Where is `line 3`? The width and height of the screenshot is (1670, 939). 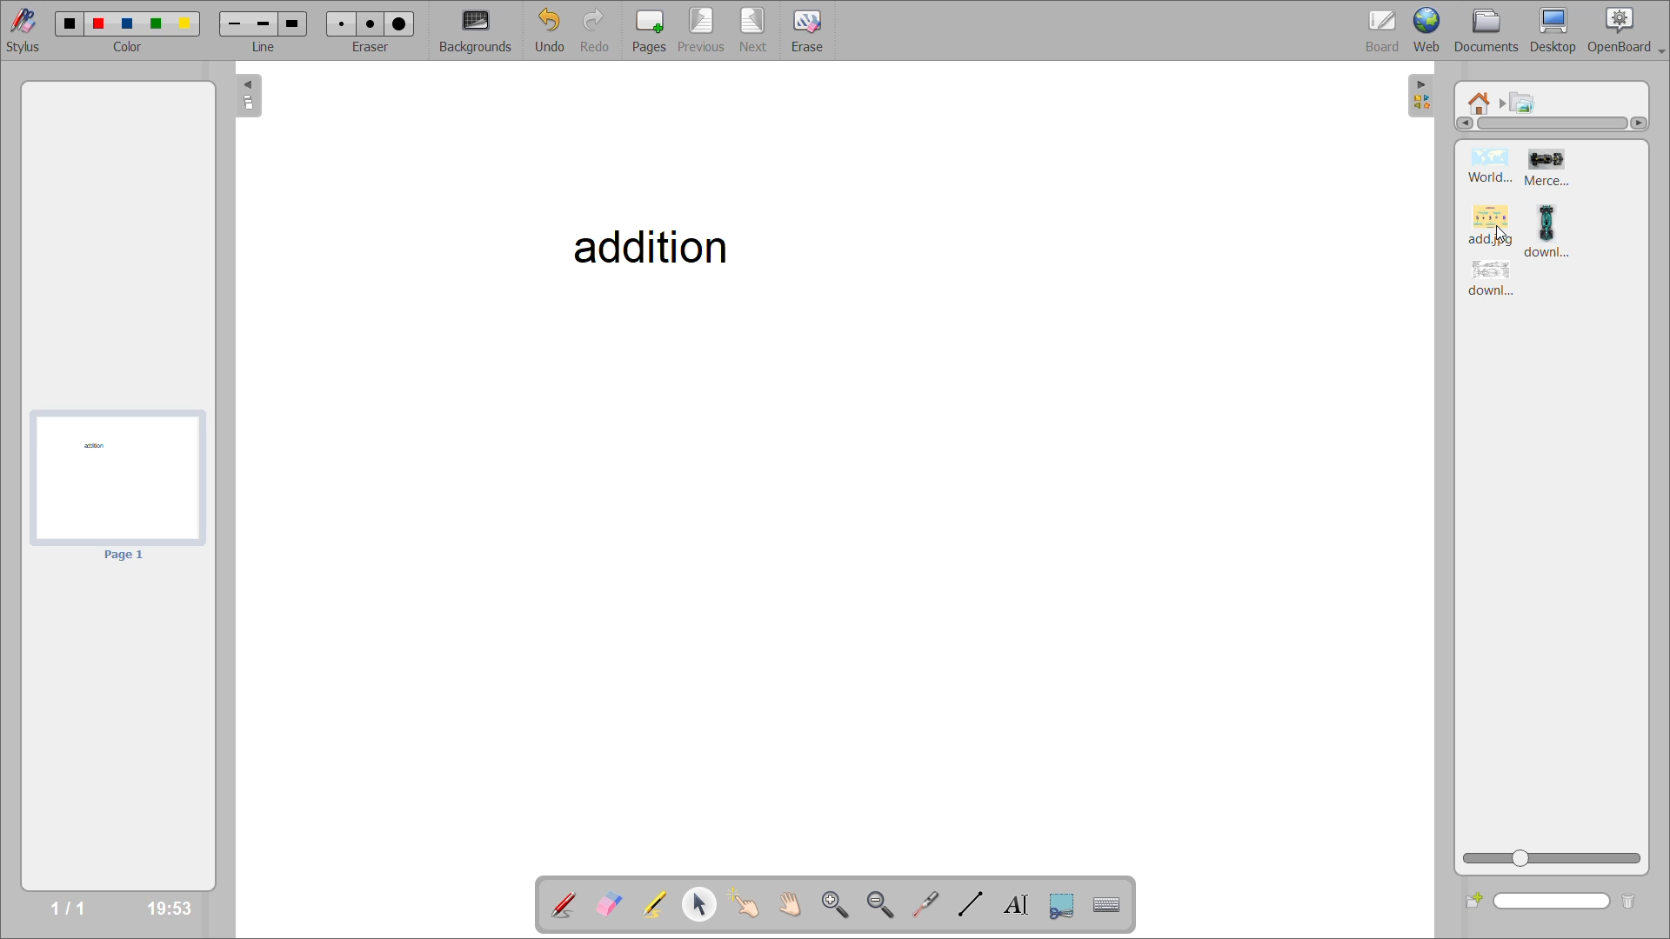 line 3 is located at coordinates (291, 23).